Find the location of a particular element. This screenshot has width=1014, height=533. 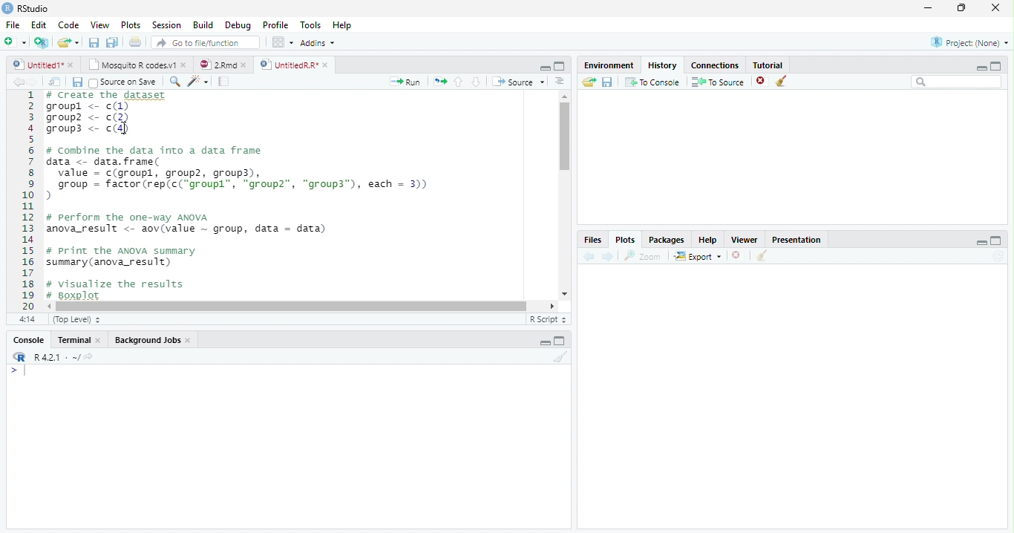

Maximize is located at coordinates (560, 342).